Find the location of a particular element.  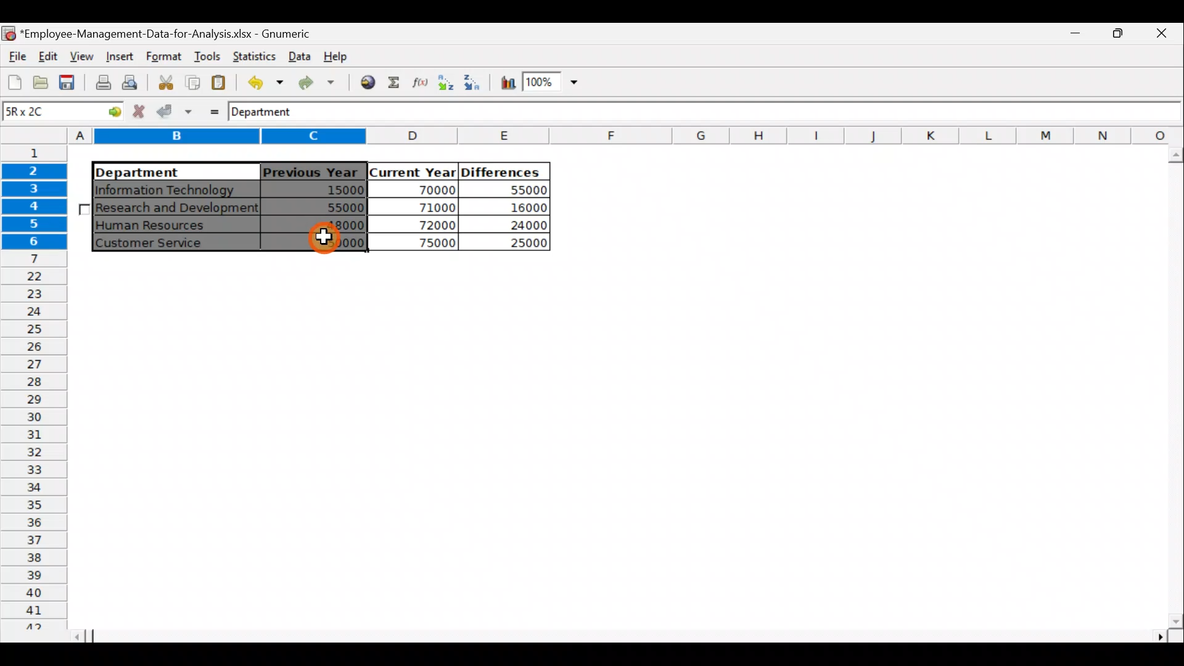

50000 is located at coordinates (323, 242).